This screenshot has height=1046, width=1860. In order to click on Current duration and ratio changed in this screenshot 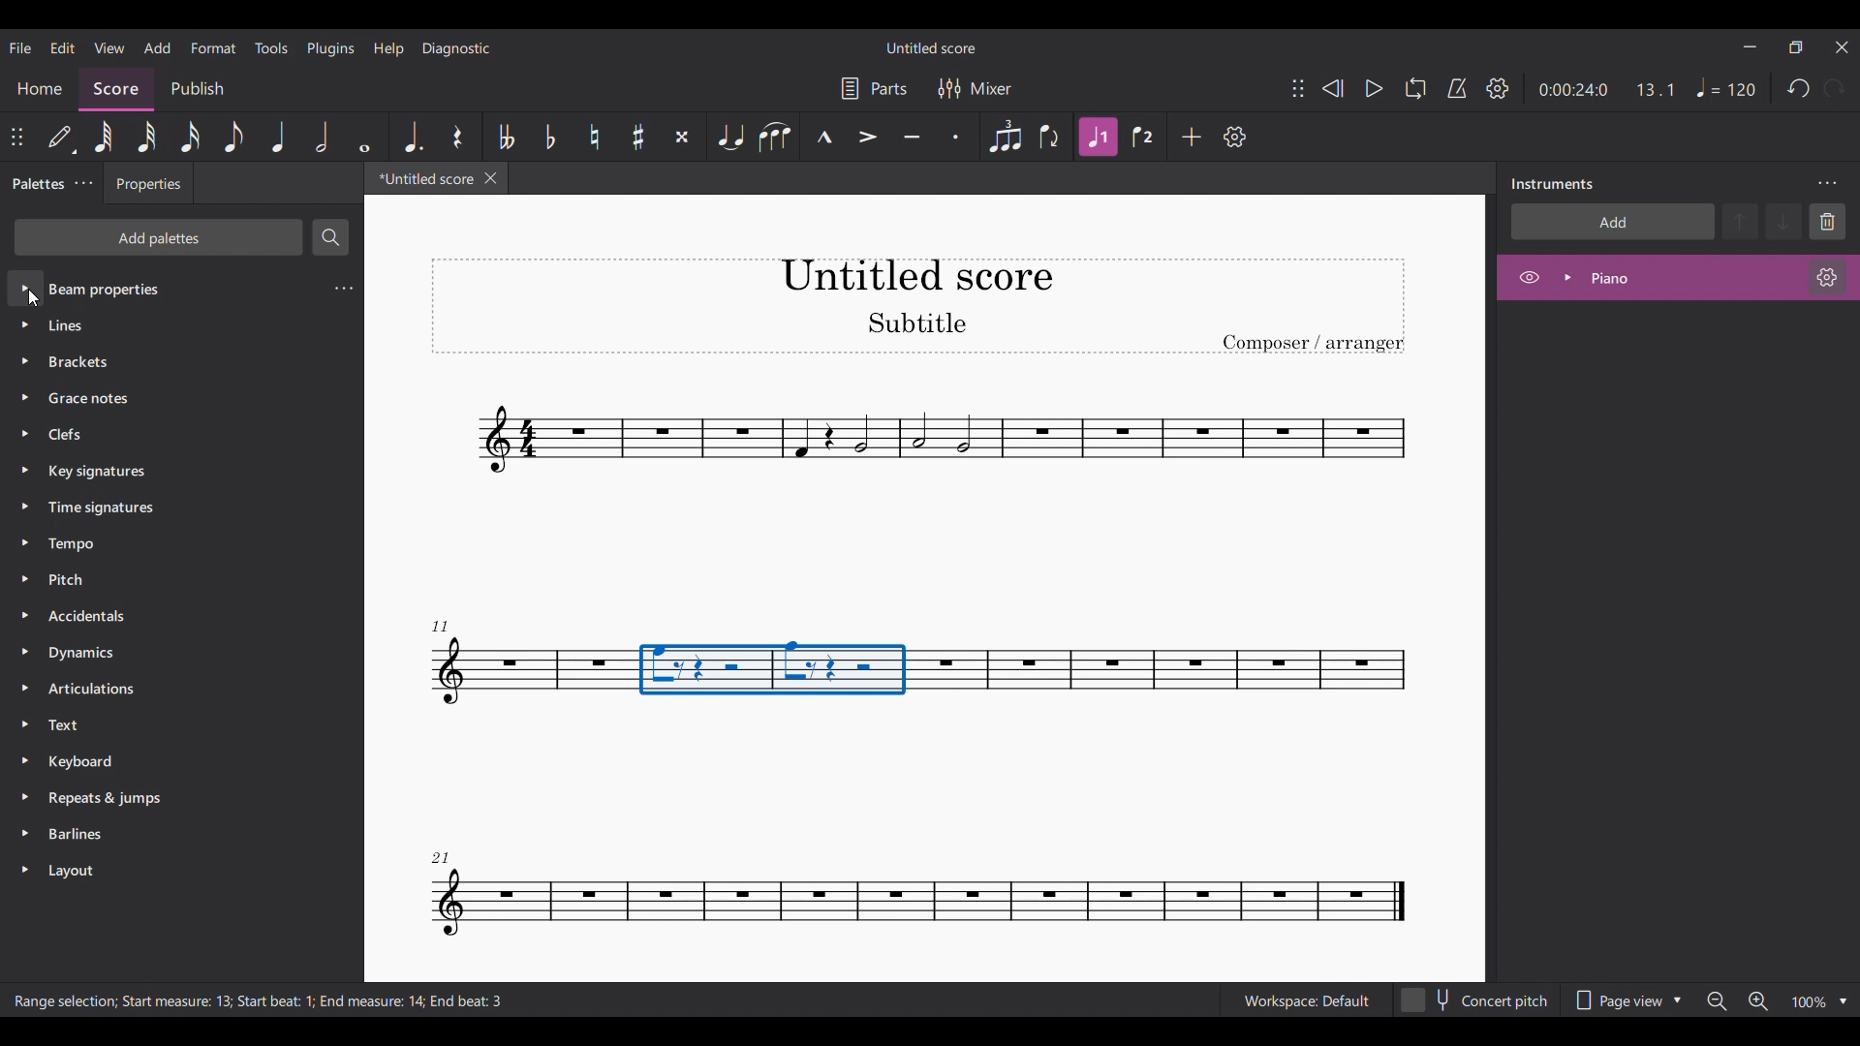, I will do `click(1606, 89)`.